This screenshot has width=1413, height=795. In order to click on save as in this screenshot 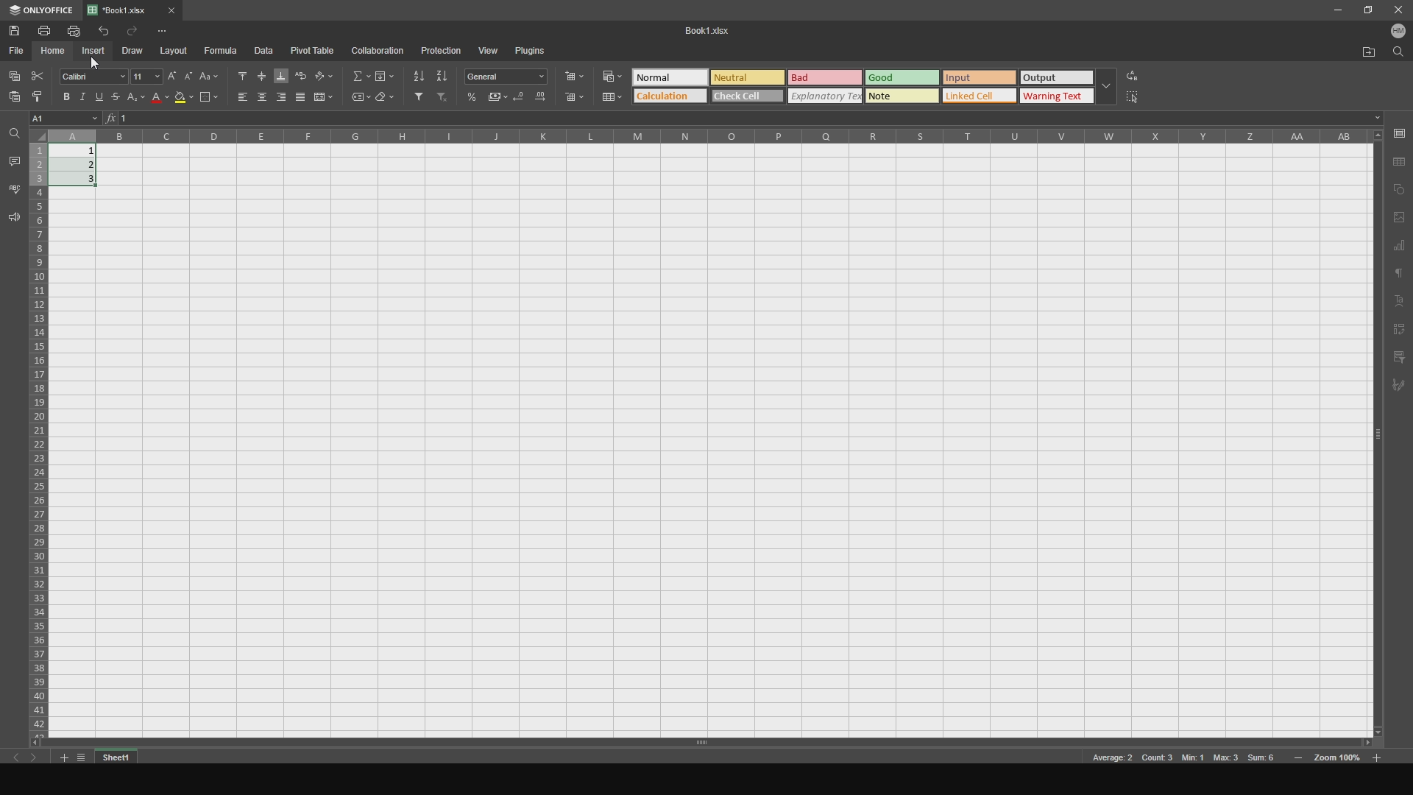, I will do `click(1400, 161)`.